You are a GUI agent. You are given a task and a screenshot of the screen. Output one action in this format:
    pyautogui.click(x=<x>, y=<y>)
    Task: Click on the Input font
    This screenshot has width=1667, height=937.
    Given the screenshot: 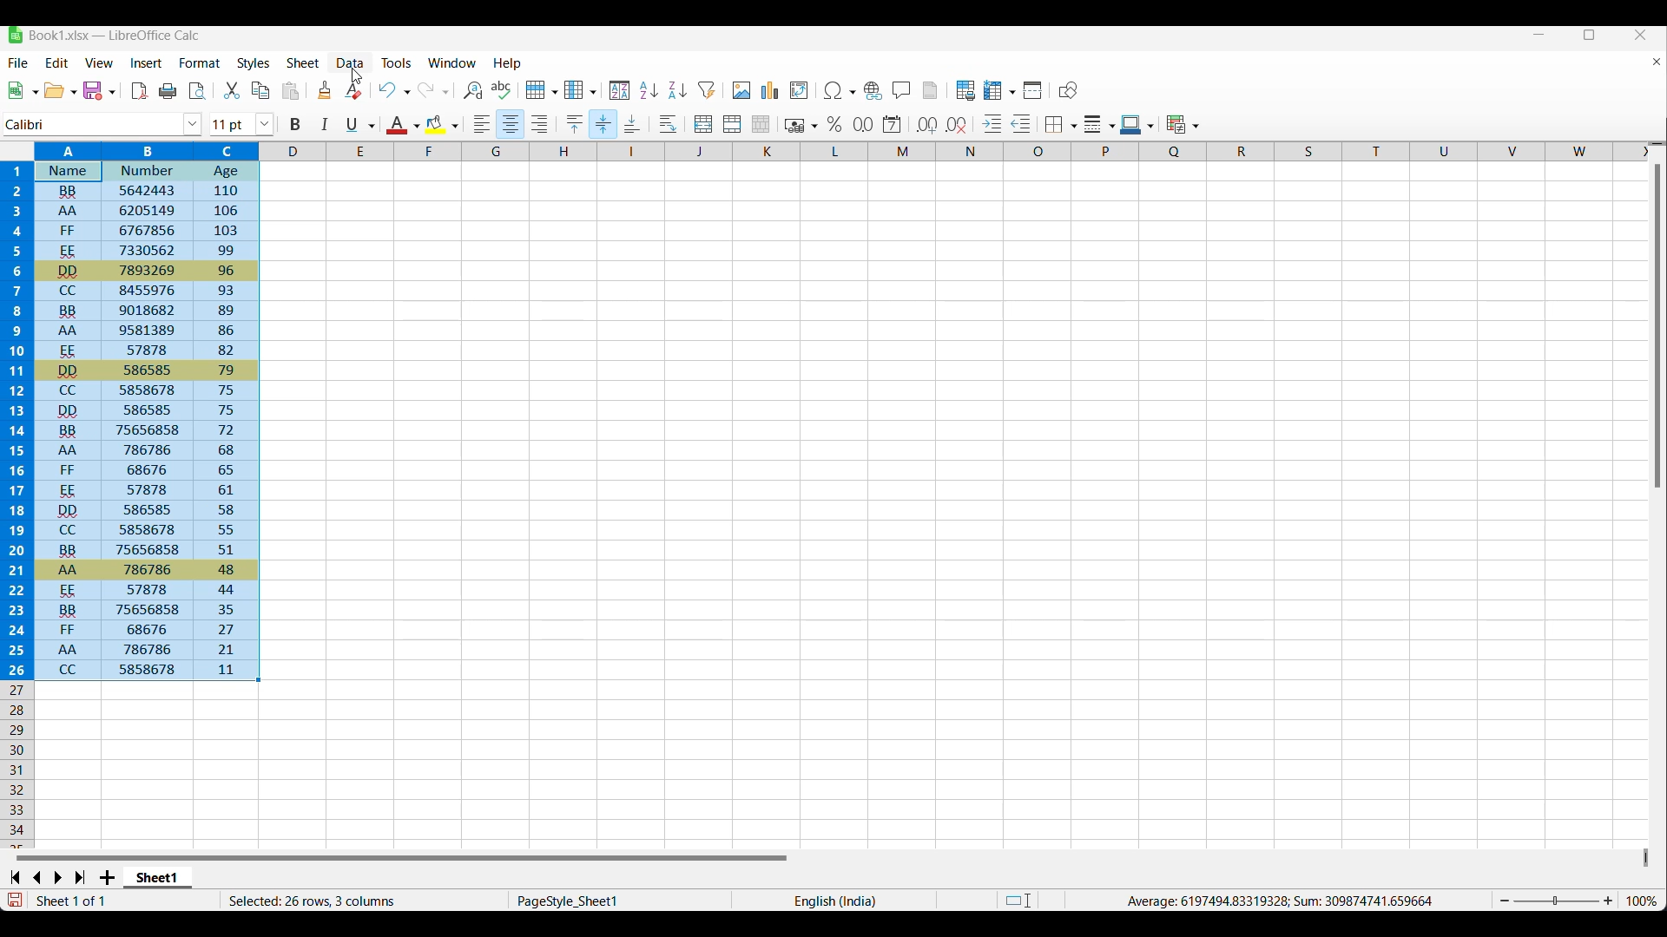 What is the action you would take?
    pyautogui.click(x=93, y=125)
    